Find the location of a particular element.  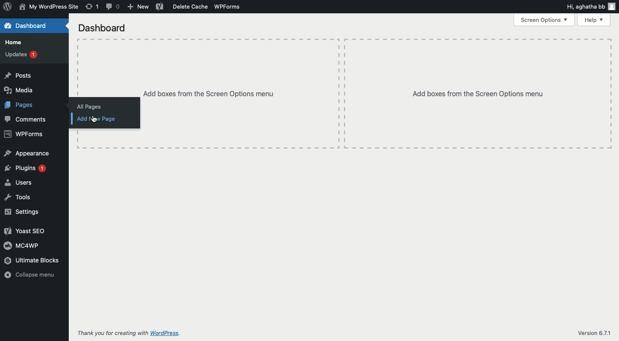

Yoast is located at coordinates (159, 6).